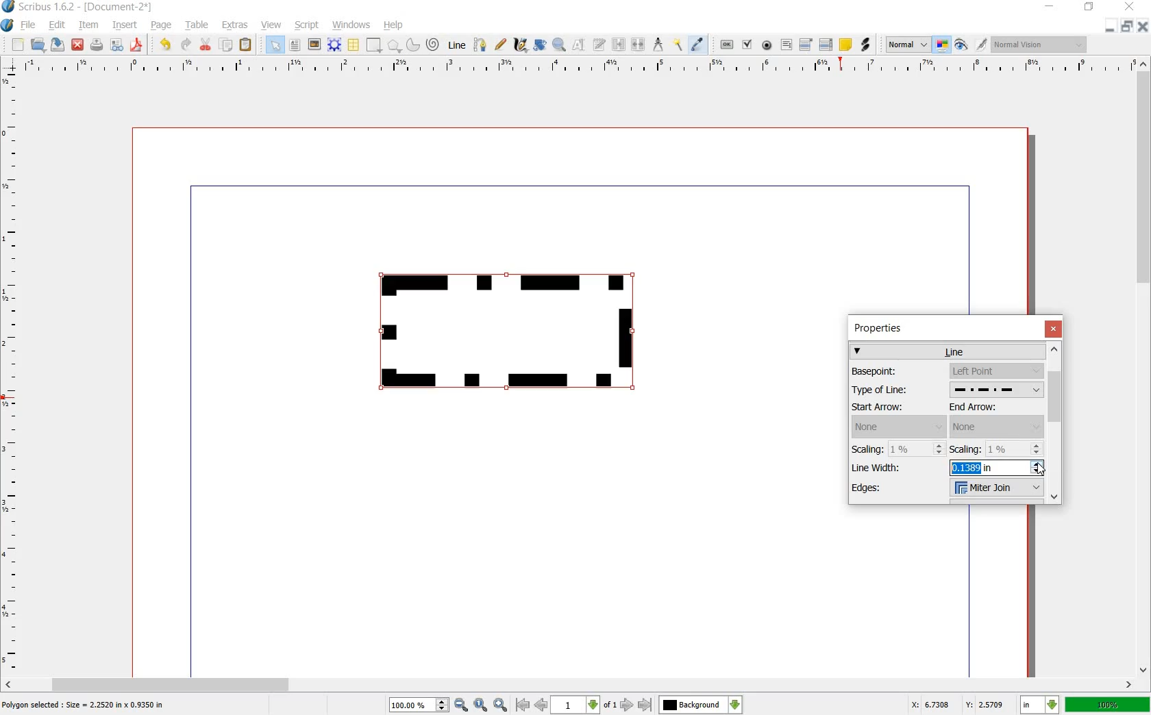  Describe the element at coordinates (480, 705) in the screenshot. I see `zoom to` at that location.